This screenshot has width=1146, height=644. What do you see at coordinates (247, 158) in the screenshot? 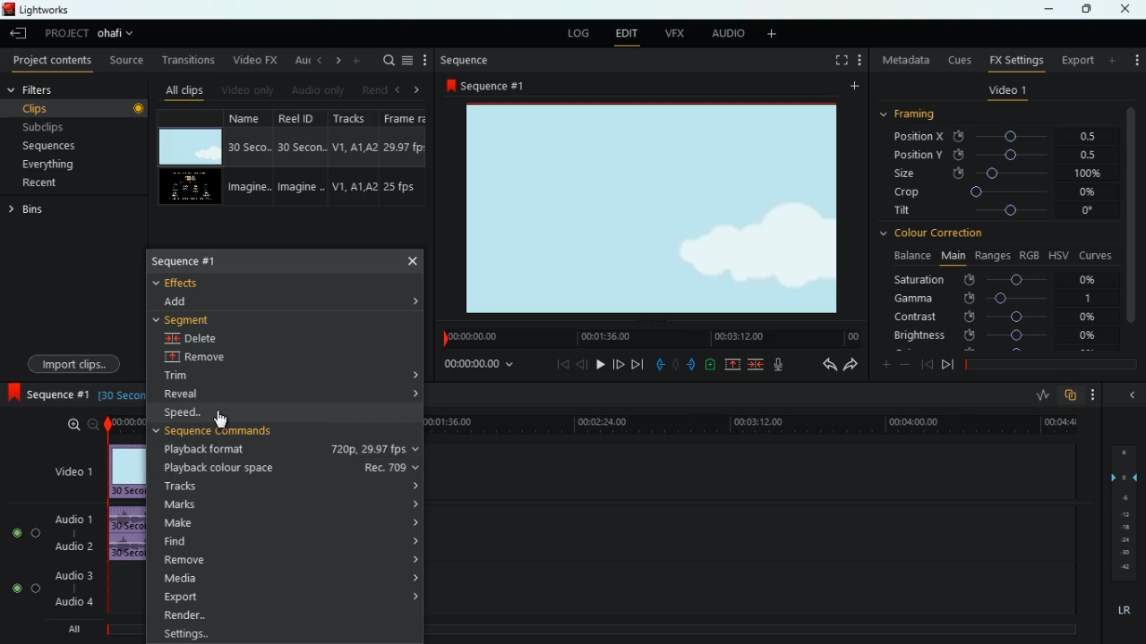
I see `name` at bounding box center [247, 158].